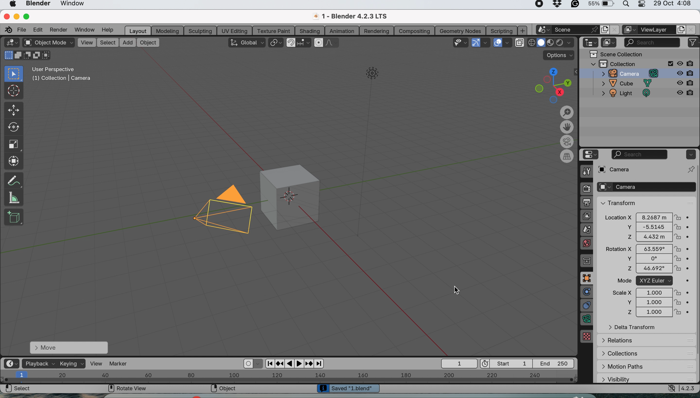  I want to click on y 1.000, so click(651, 302).